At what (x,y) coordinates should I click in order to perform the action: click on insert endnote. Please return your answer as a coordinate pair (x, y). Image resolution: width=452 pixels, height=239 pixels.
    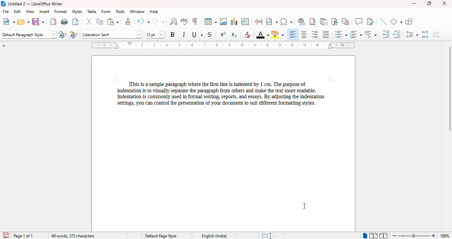
    Looking at the image, I should click on (324, 22).